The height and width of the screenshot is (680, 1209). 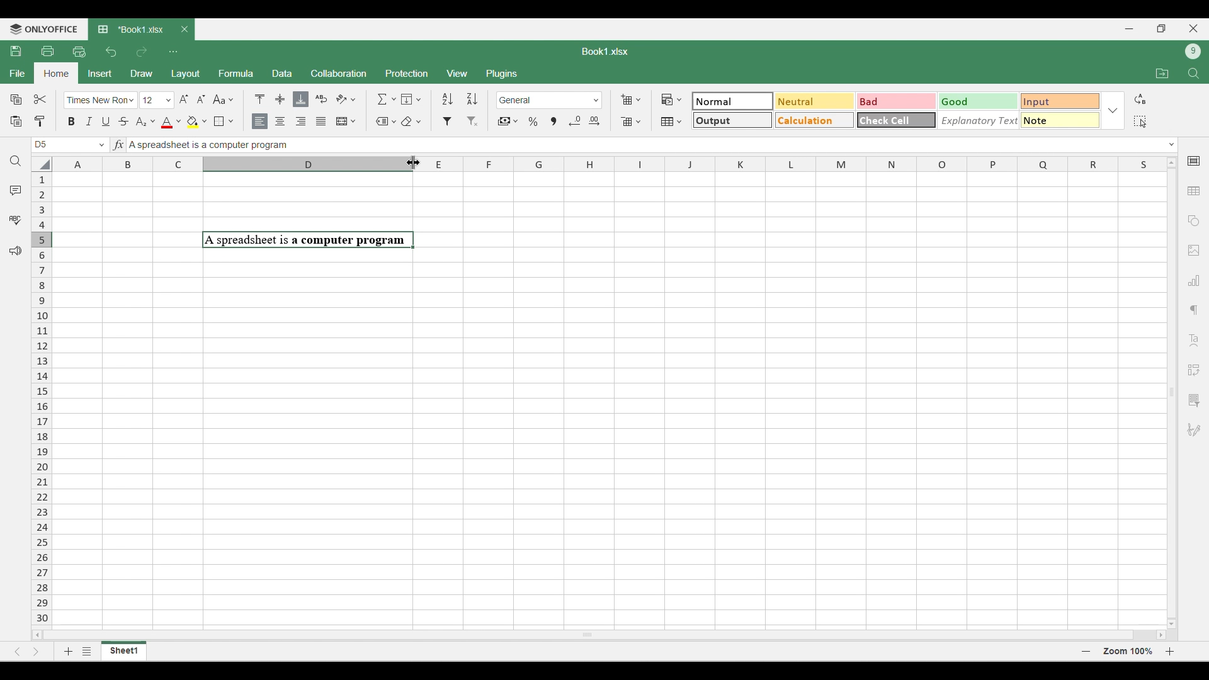 What do you see at coordinates (460, 122) in the screenshot?
I see `Filter options` at bounding box center [460, 122].